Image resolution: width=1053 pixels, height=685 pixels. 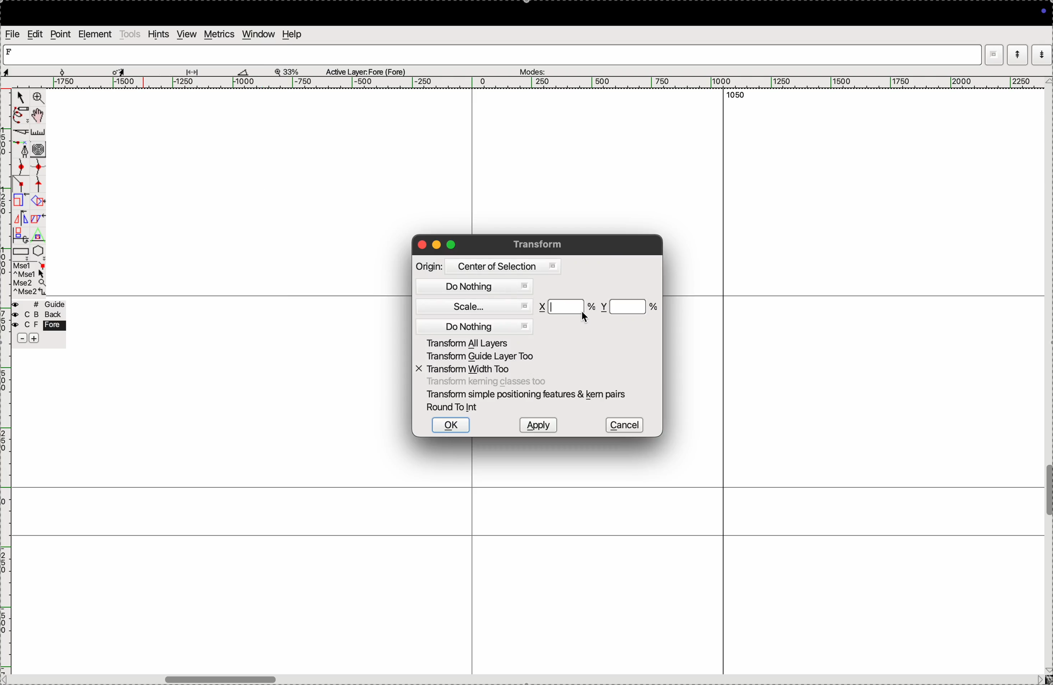 I want to click on file, so click(x=13, y=34).